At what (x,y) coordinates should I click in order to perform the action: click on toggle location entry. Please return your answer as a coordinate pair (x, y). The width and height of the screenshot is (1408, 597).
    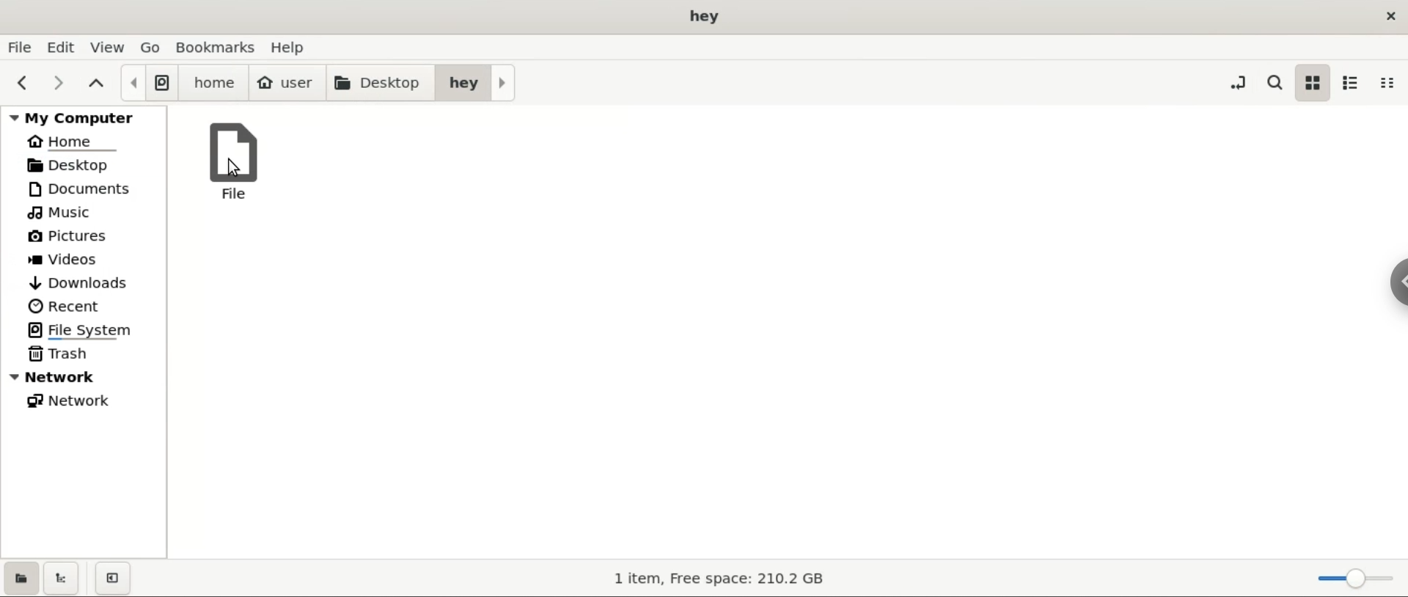
    Looking at the image, I should click on (1233, 80).